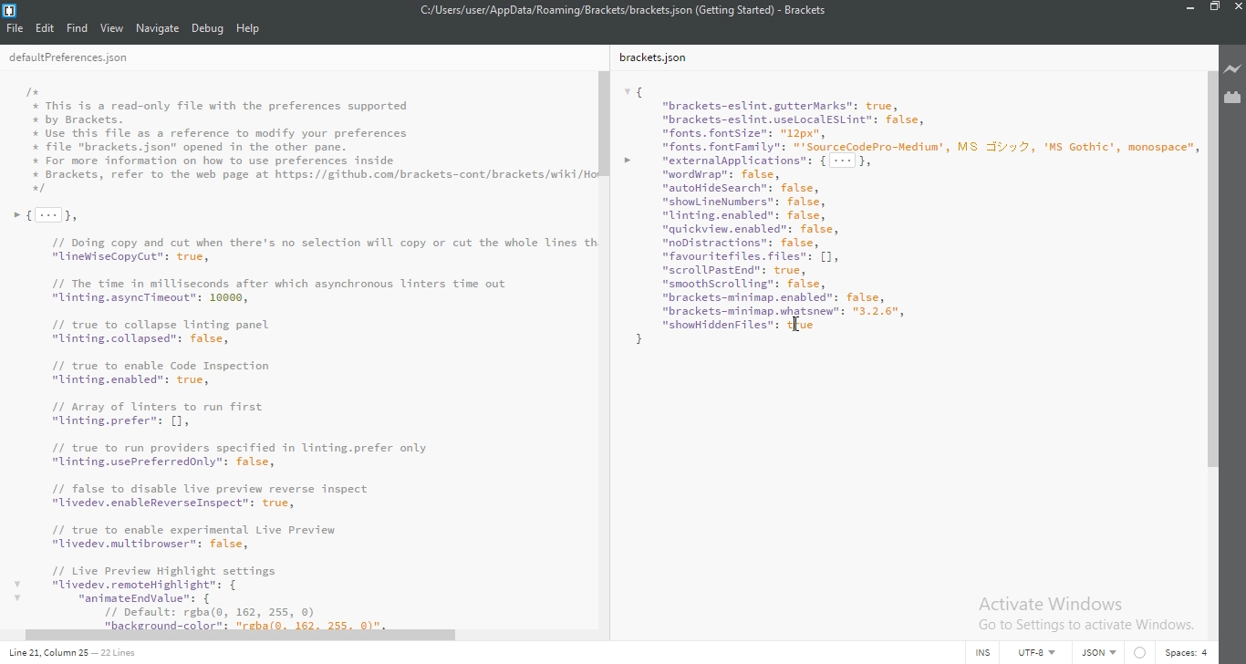 The height and width of the screenshot is (664, 1246). Describe the element at coordinates (77, 28) in the screenshot. I see `Find` at that location.